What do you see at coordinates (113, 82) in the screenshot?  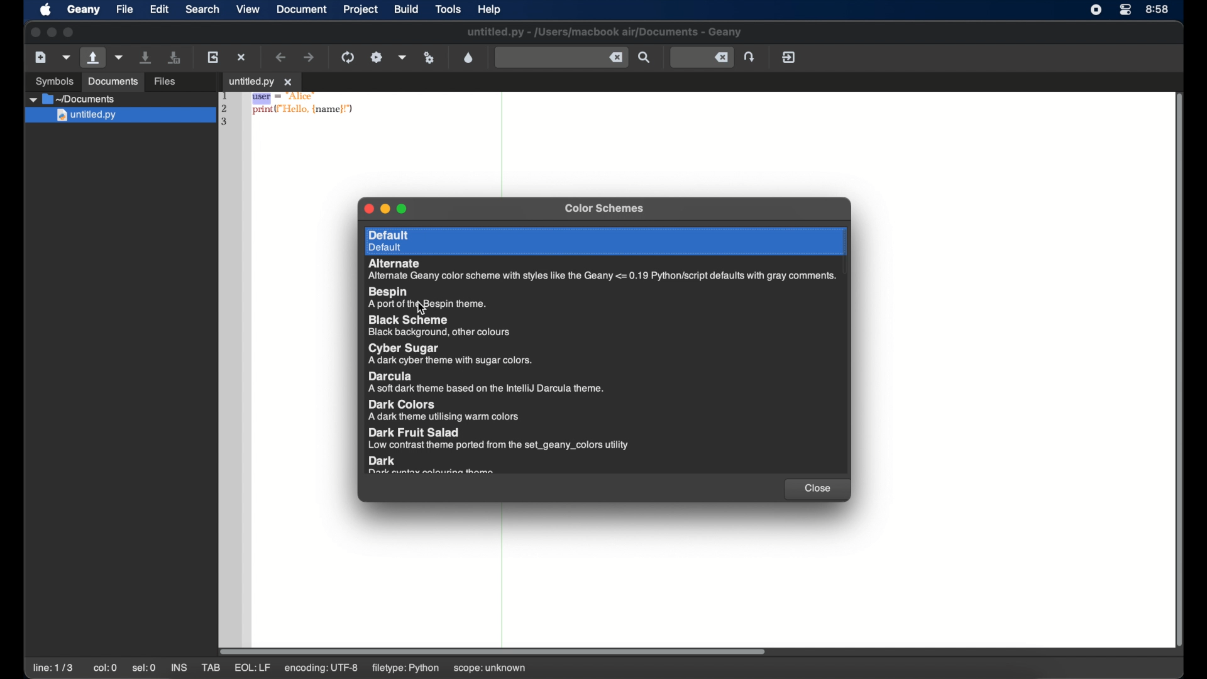 I see `documents` at bounding box center [113, 82].